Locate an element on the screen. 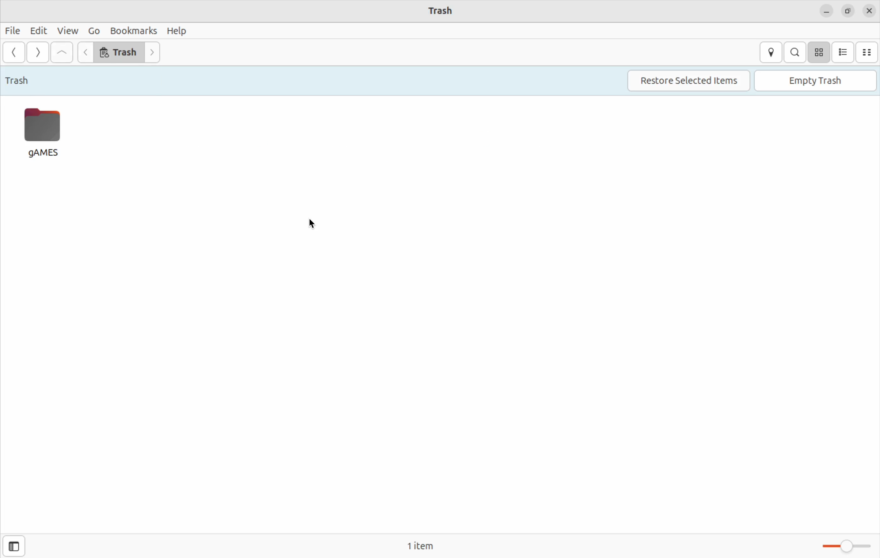 The width and height of the screenshot is (880, 558). toggle zoom is located at coordinates (843, 544).